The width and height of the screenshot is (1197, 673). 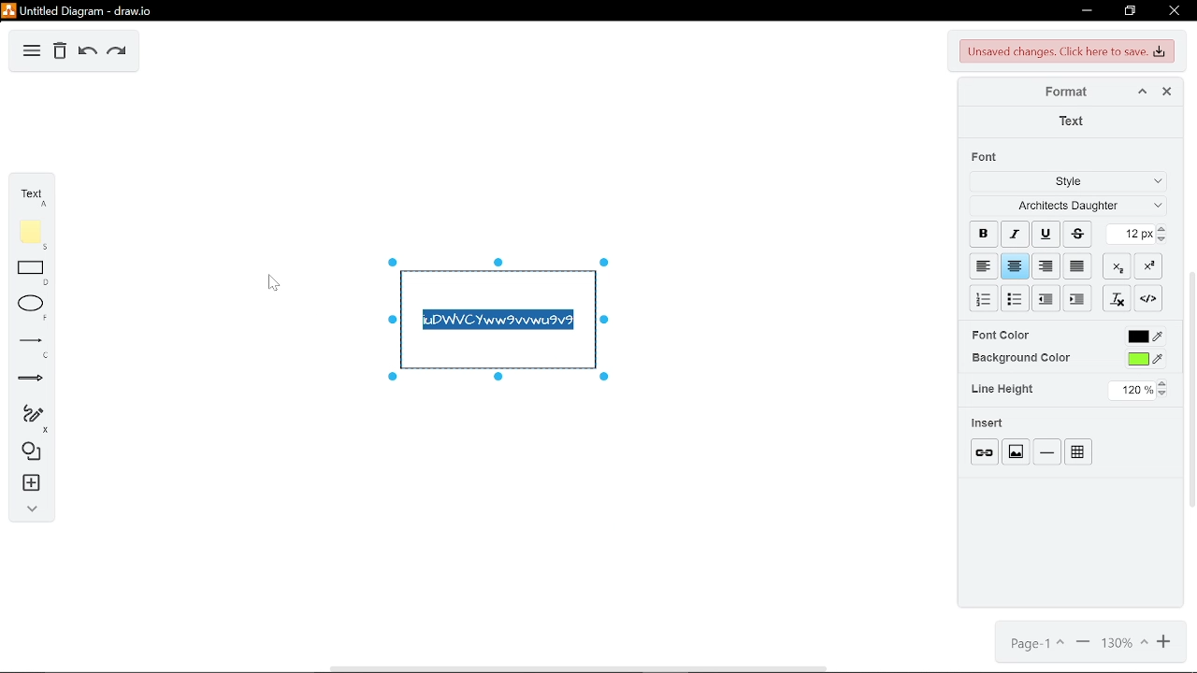 I want to click on numbered list, so click(x=984, y=298).